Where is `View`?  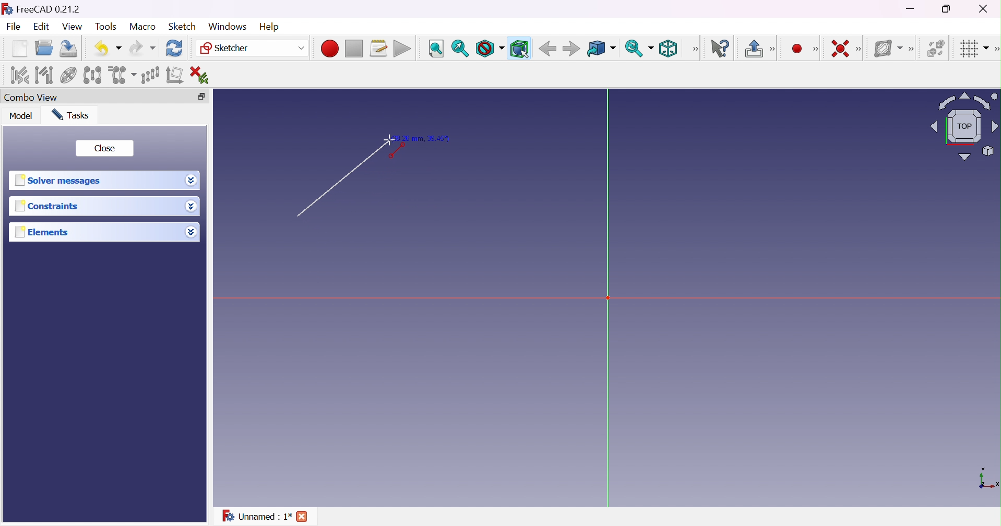 View is located at coordinates (72, 27).